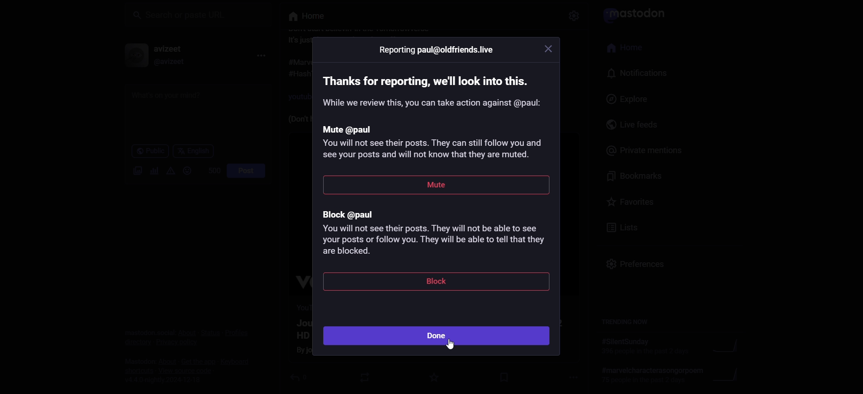 The width and height of the screenshot is (863, 394). What do you see at coordinates (549, 48) in the screenshot?
I see `` at bounding box center [549, 48].